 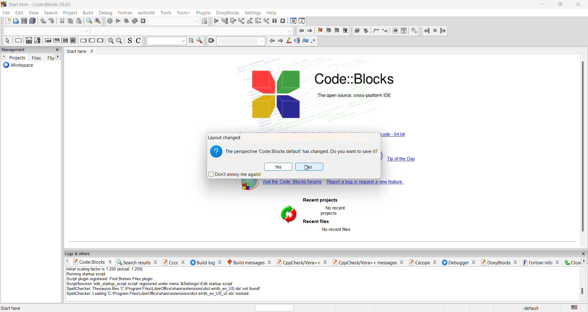 What do you see at coordinates (314, 42) in the screenshot?
I see `full regex` at bounding box center [314, 42].